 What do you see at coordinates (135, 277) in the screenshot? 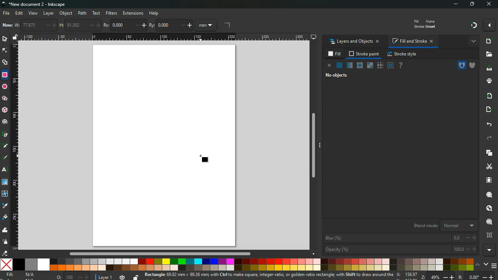
I see `unlock` at bounding box center [135, 277].